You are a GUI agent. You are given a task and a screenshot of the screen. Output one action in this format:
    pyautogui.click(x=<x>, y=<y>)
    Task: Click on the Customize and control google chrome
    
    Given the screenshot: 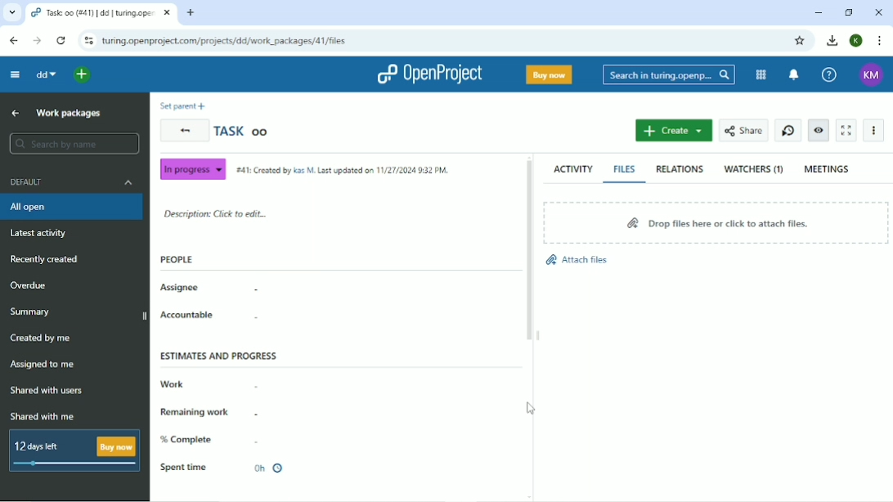 What is the action you would take?
    pyautogui.click(x=878, y=41)
    